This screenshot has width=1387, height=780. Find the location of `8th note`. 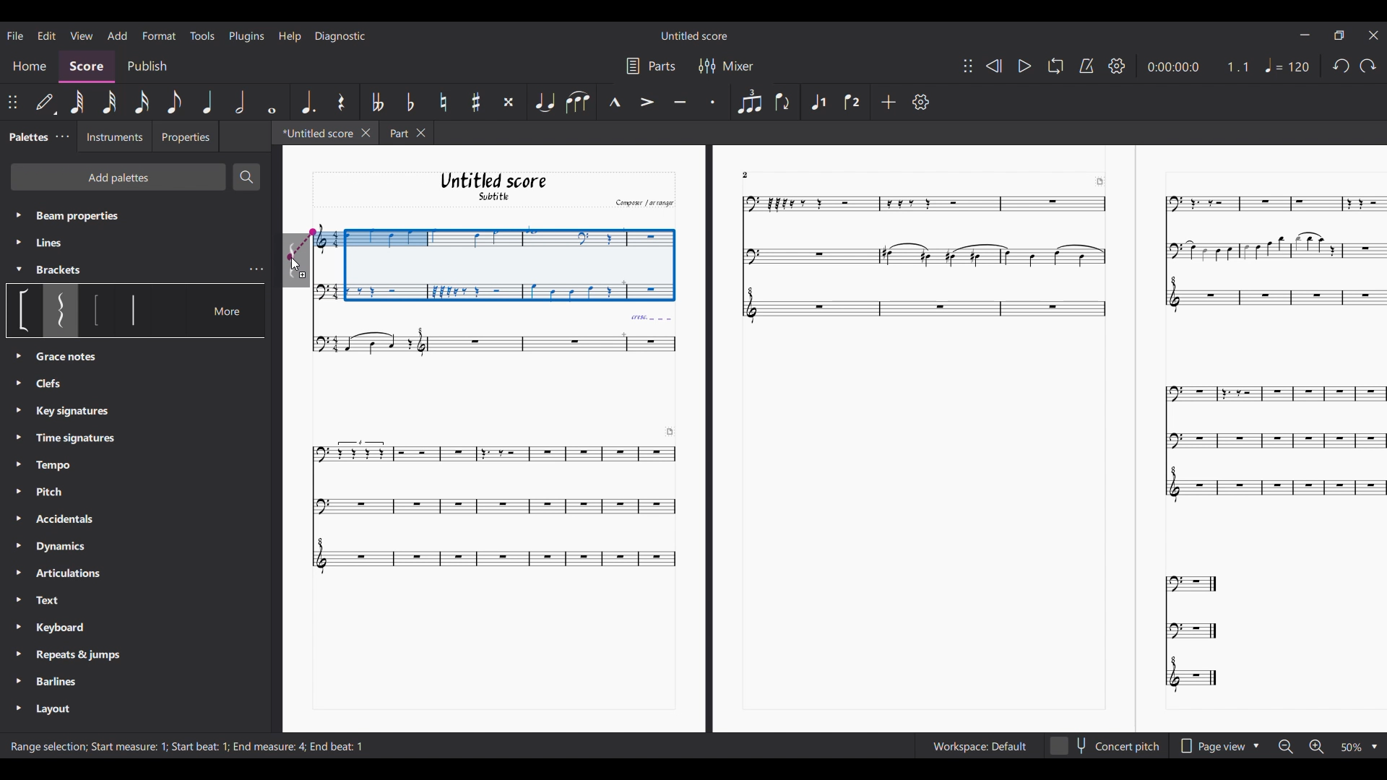

8th note is located at coordinates (174, 102).